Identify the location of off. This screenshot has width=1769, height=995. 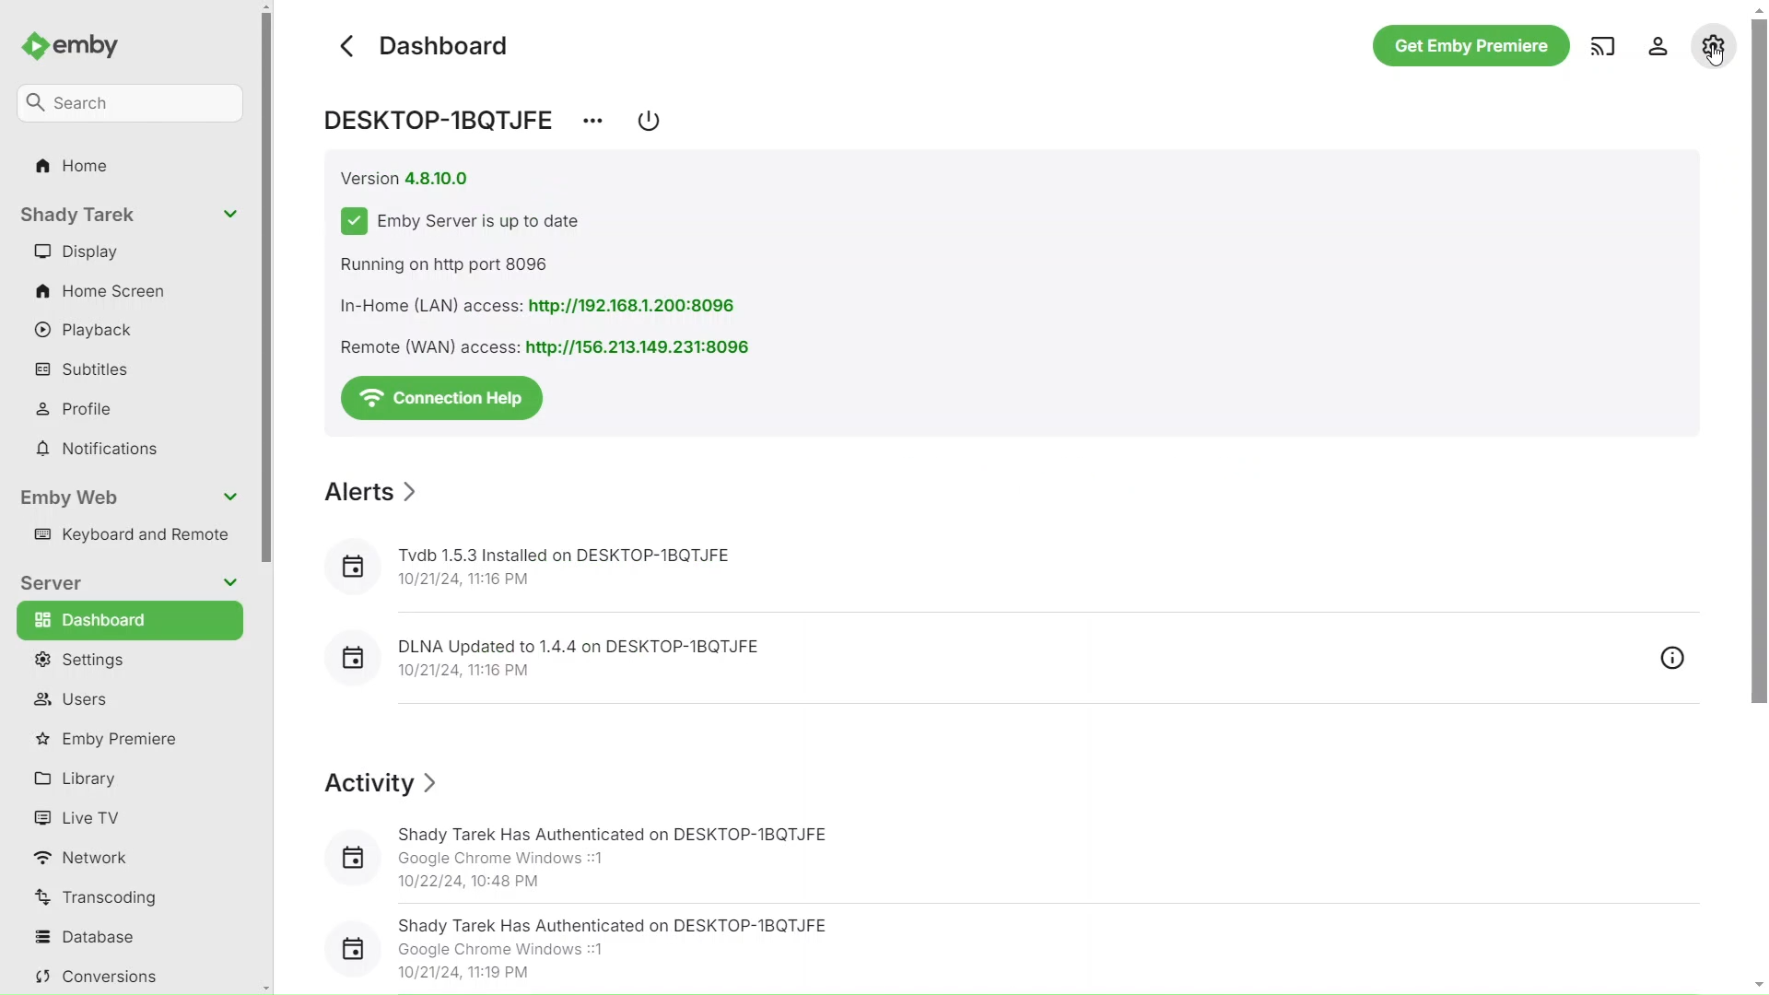
(650, 123).